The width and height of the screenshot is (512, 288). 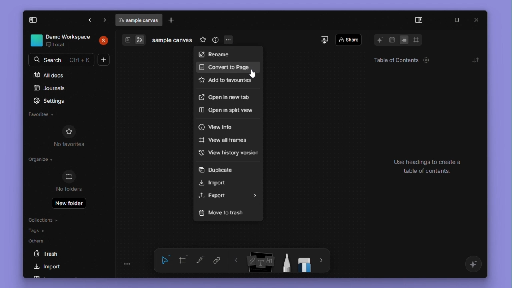 What do you see at coordinates (228, 153) in the screenshot?
I see `View history version` at bounding box center [228, 153].